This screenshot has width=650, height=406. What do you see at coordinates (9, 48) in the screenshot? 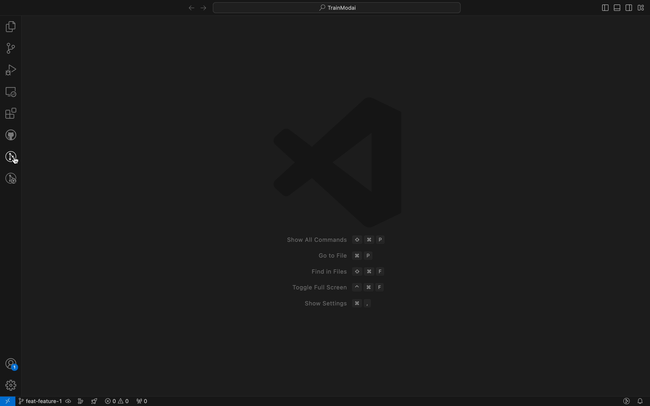
I see `git pannel` at bounding box center [9, 48].